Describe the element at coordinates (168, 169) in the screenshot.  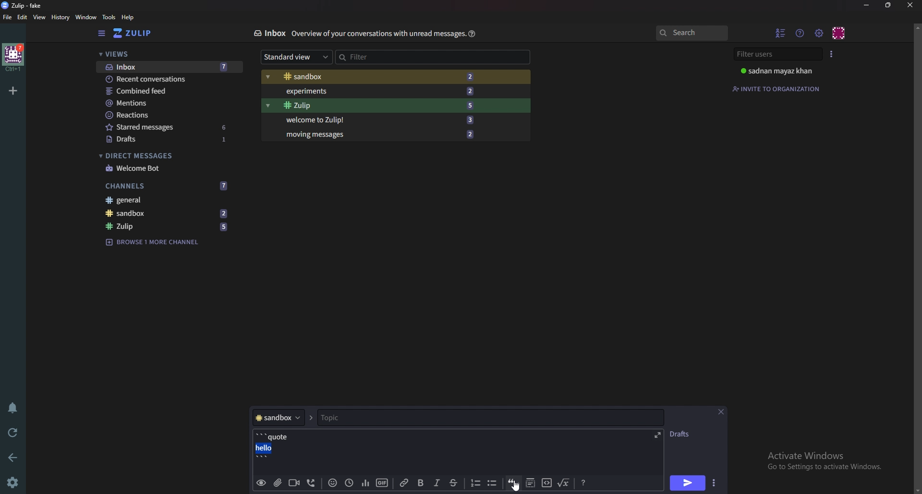
I see `Welcome bot` at that location.